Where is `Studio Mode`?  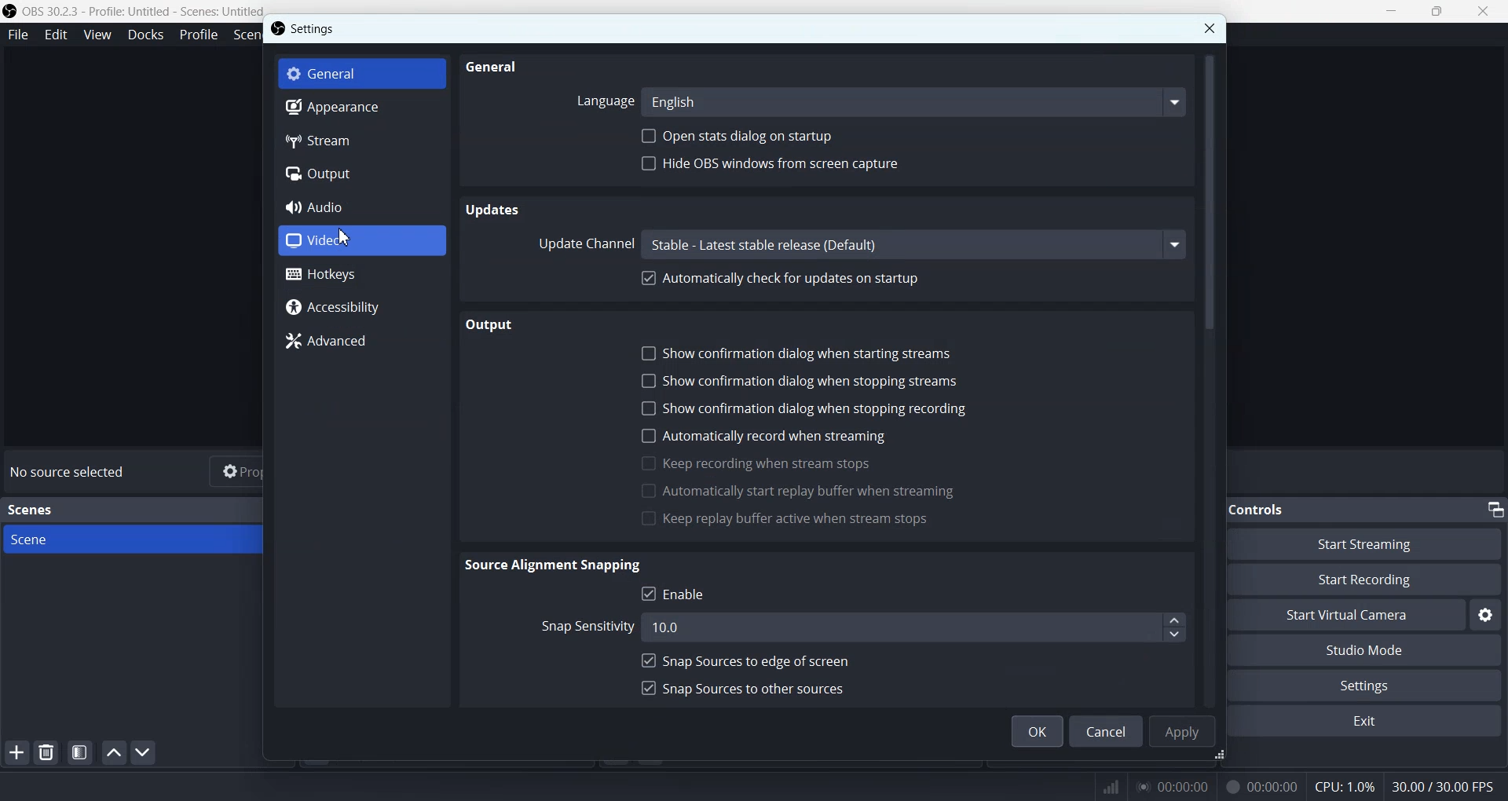
Studio Mode is located at coordinates (1373, 651).